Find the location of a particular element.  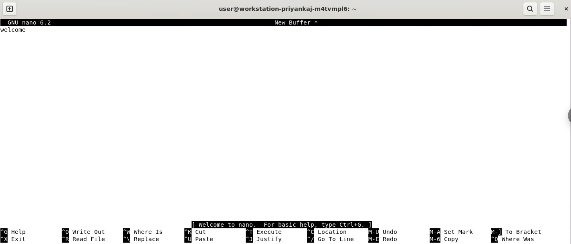

copy is located at coordinates (446, 240).